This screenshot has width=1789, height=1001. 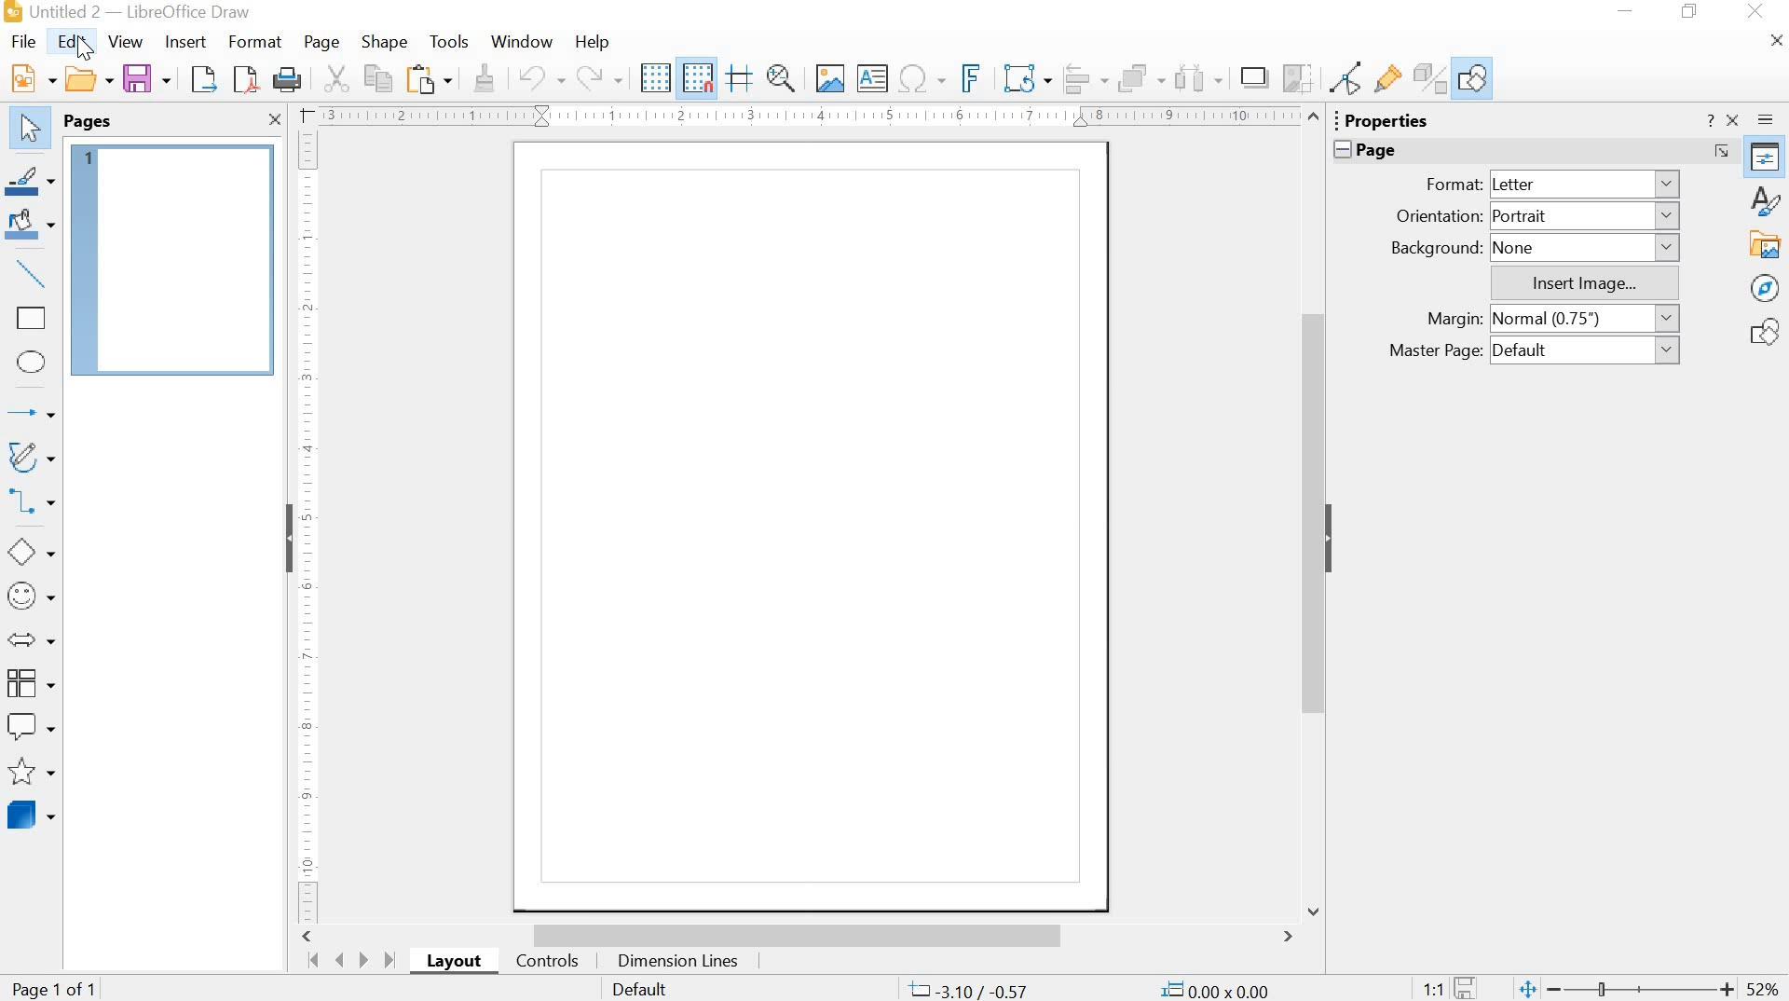 What do you see at coordinates (1585, 185) in the screenshot?
I see `Letter` at bounding box center [1585, 185].